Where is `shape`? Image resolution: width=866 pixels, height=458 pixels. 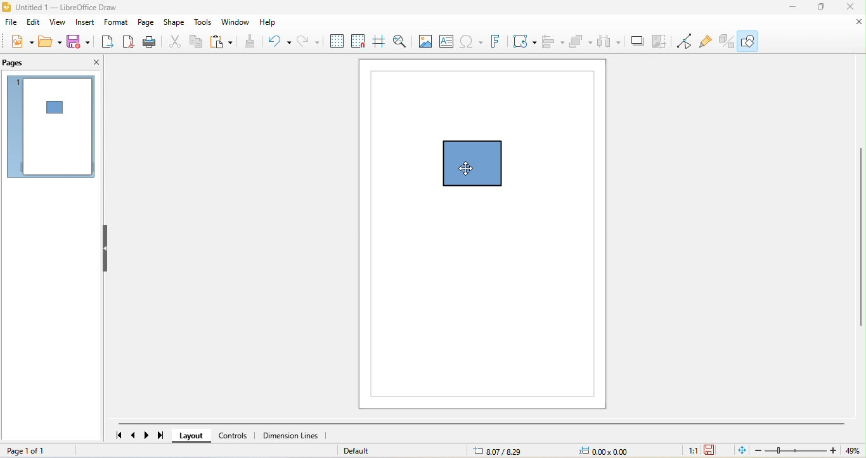 shape is located at coordinates (484, 167).